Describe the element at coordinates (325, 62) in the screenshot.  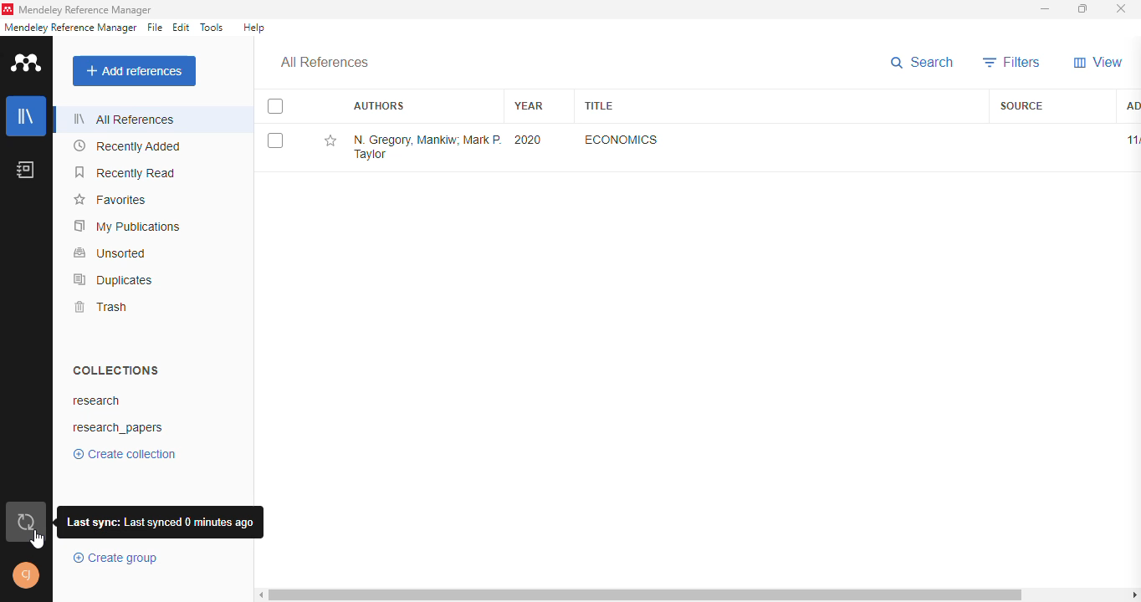
I see `all references` at that location.